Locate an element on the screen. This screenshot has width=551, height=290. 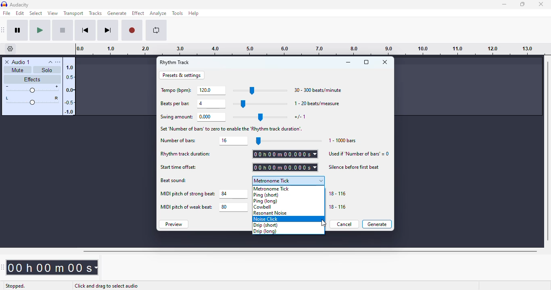
drip (long) is located at coordinates (288, 232).